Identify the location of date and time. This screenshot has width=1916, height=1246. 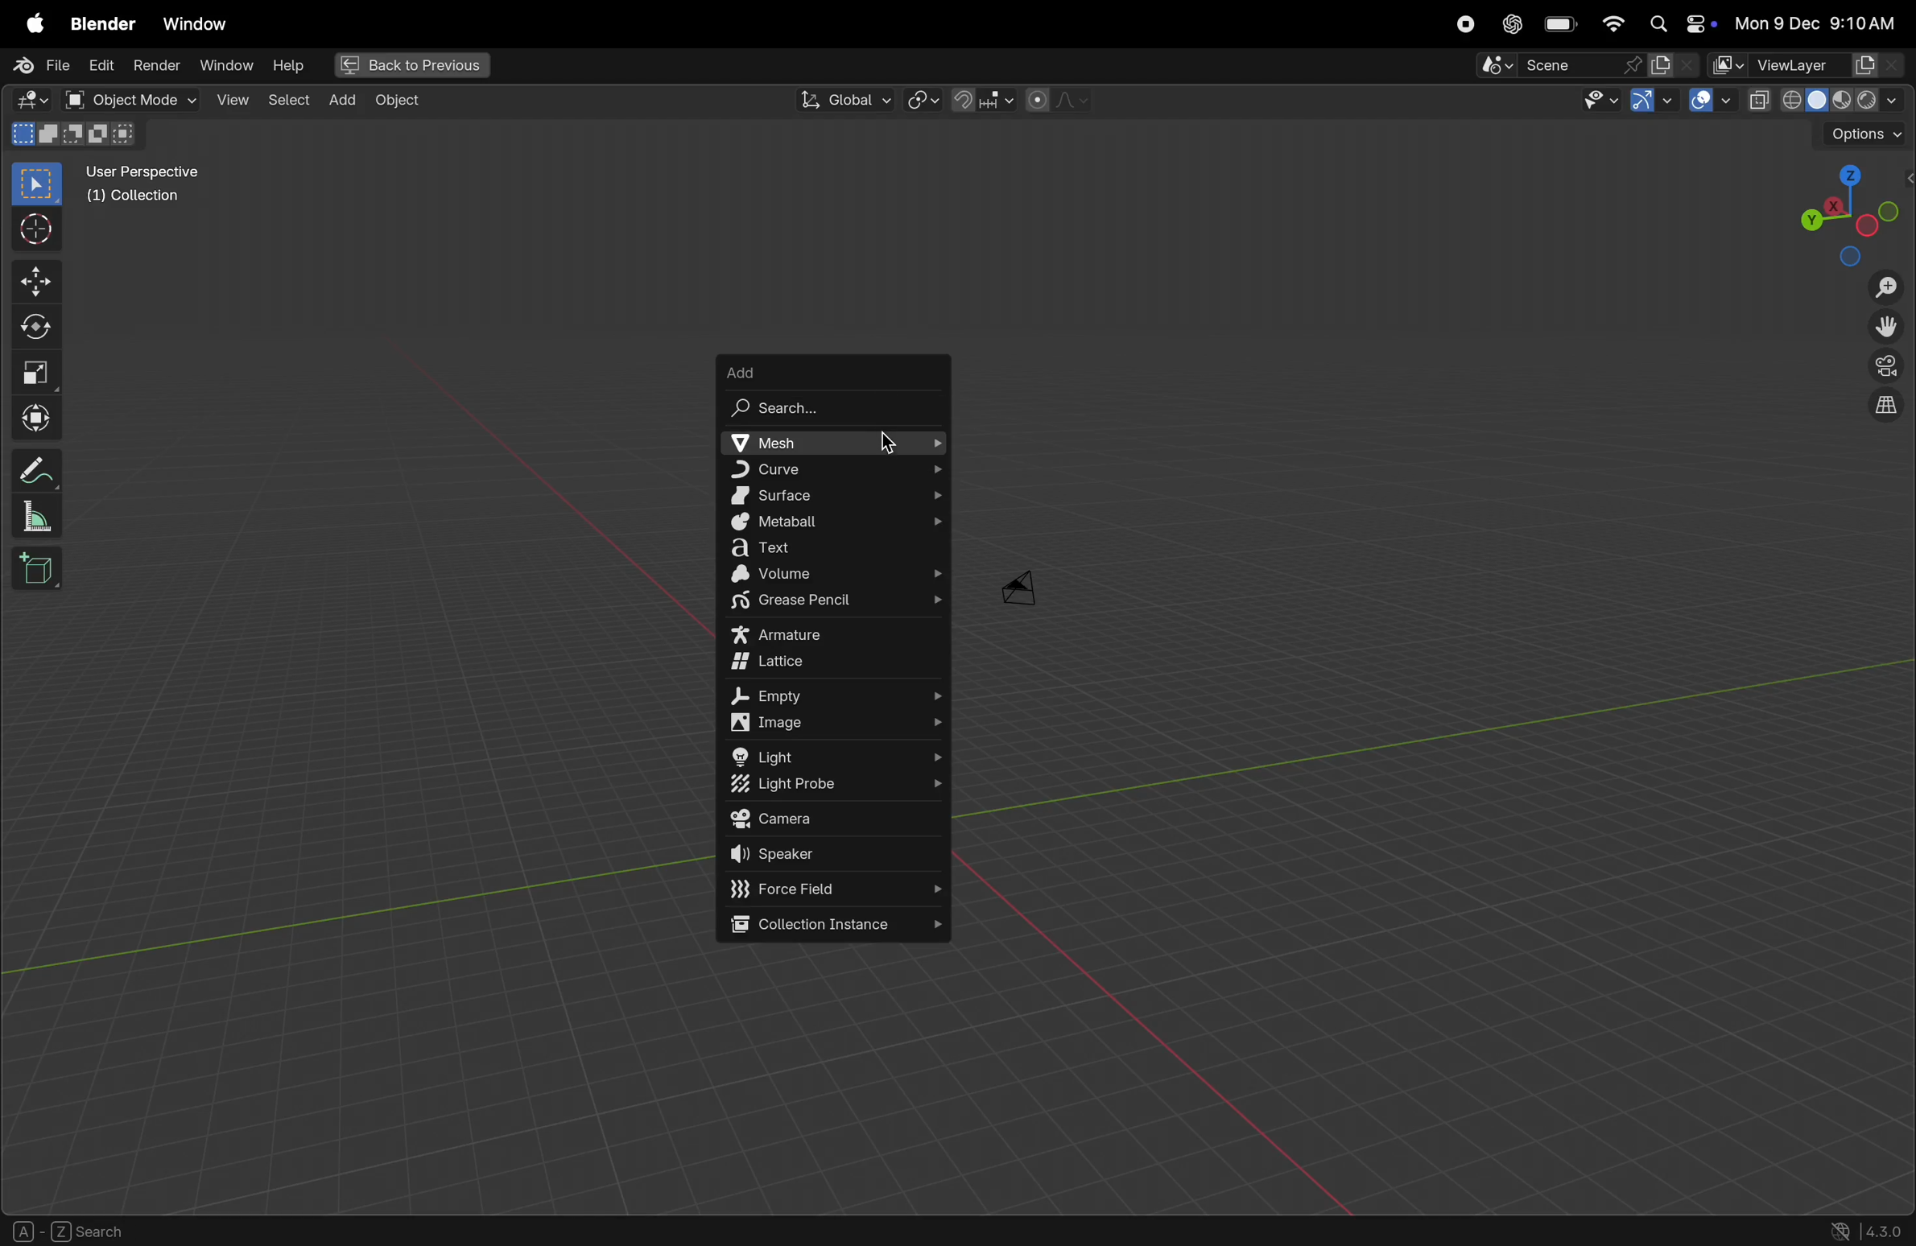
(1821, 23).